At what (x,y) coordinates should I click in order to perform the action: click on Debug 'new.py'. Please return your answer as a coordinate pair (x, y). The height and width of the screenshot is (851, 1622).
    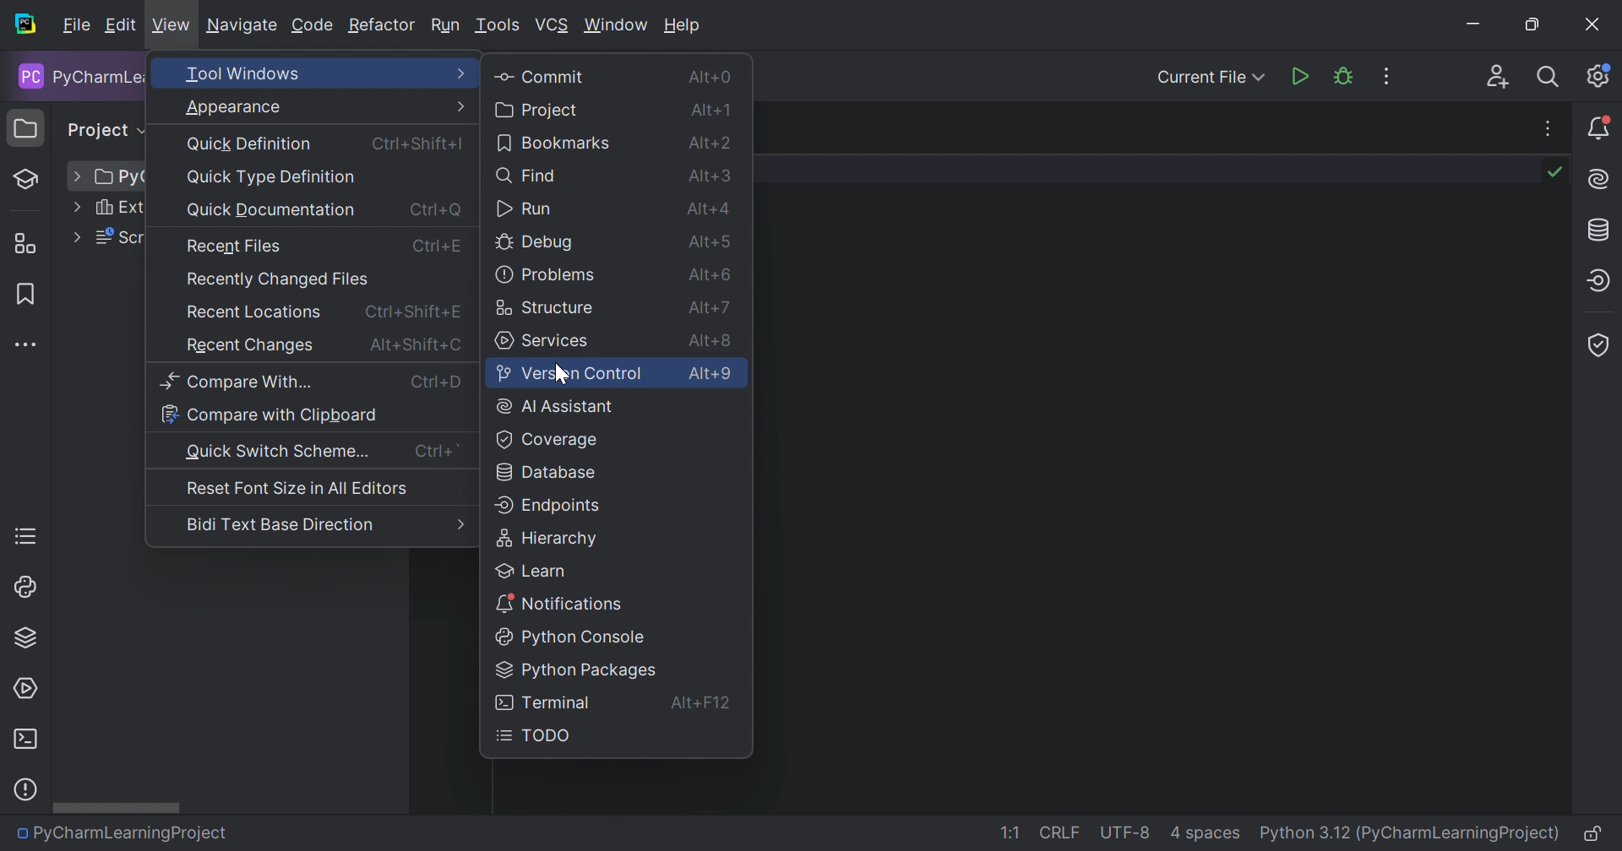
    Looking at the image, I should click on (1342, 77).